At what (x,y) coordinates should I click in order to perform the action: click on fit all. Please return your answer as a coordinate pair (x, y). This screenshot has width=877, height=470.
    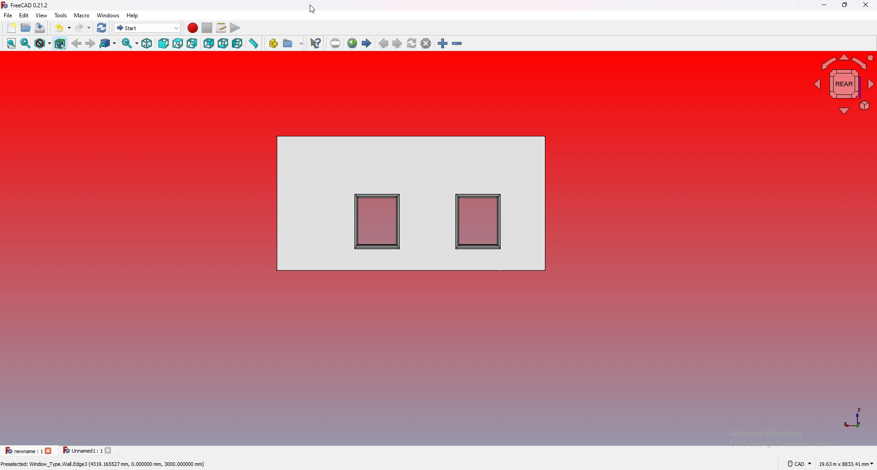
    Looking at the image, I should click on (11, 43).